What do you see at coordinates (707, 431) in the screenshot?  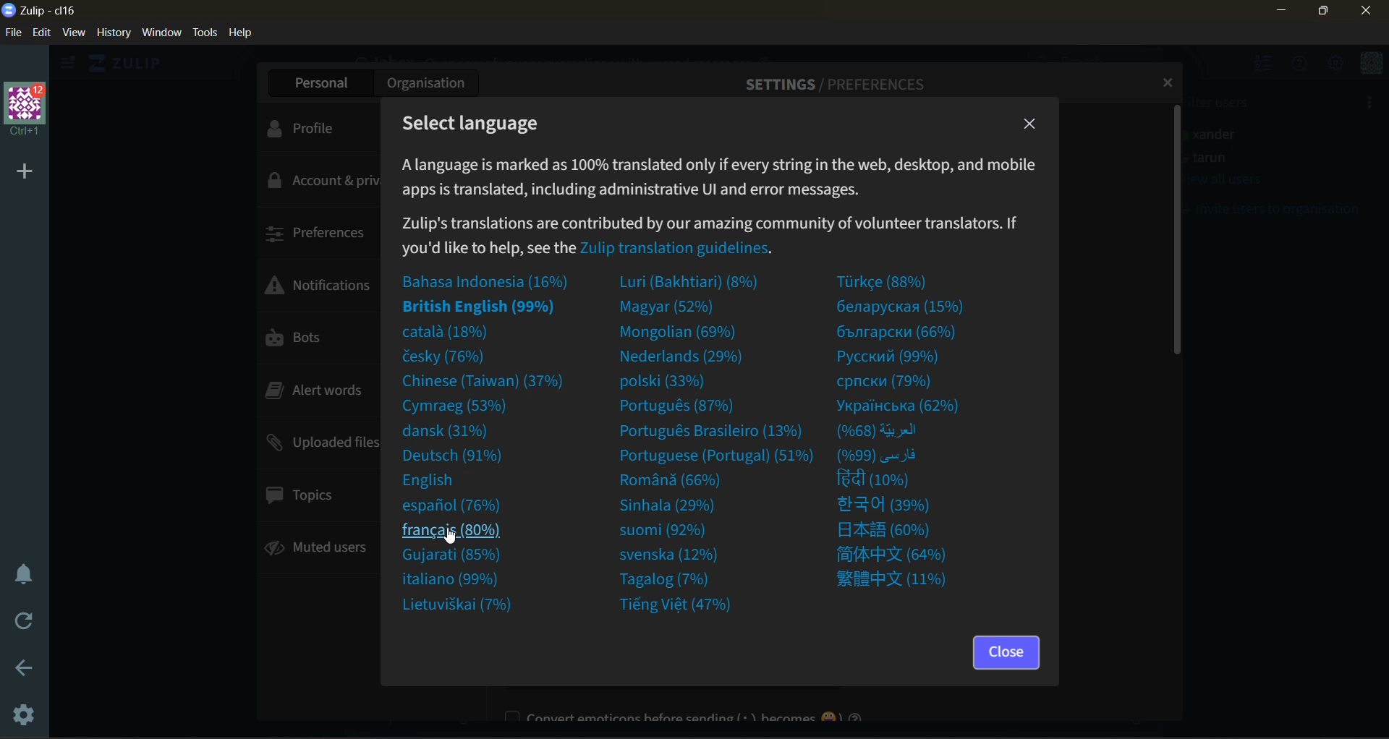 I see `portugues brasileiro` at bounding box center [707, 431].